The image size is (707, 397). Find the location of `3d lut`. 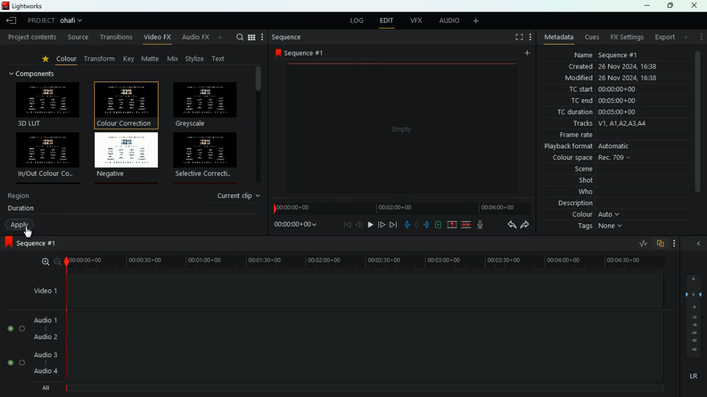

3d lut is located at coordinates (49, 104).